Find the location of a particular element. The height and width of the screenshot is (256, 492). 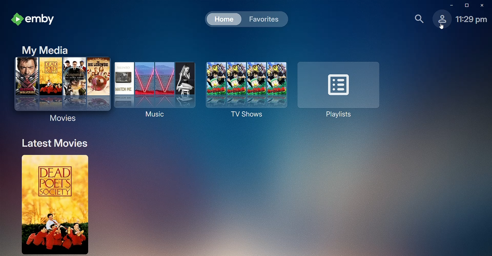

Close is located at coordinates (483, 5).